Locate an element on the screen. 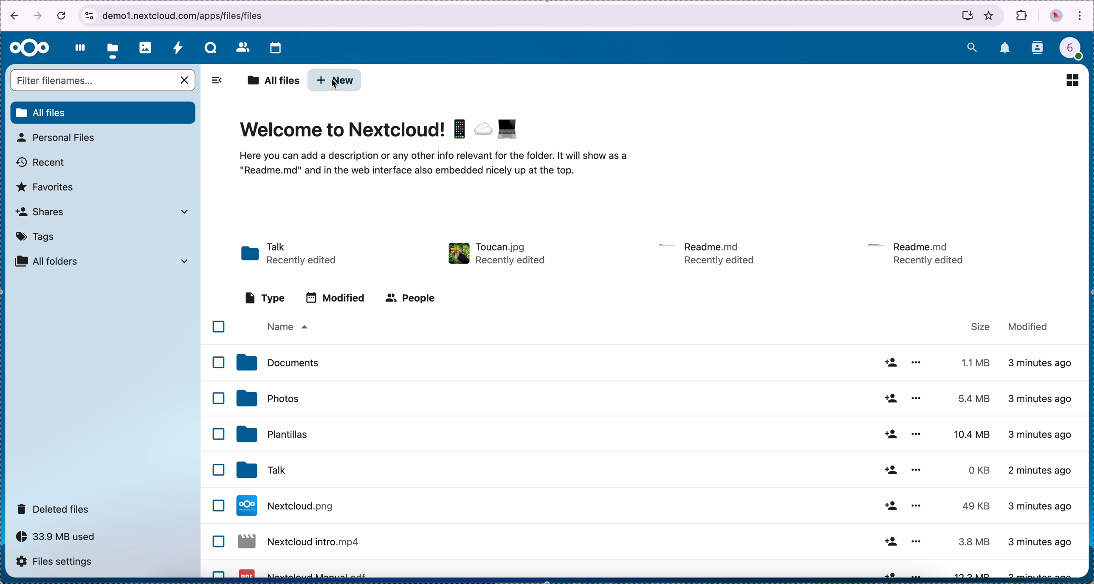 This screenshot has height=584, width=1094. more options is located at coordinates (917, 470).